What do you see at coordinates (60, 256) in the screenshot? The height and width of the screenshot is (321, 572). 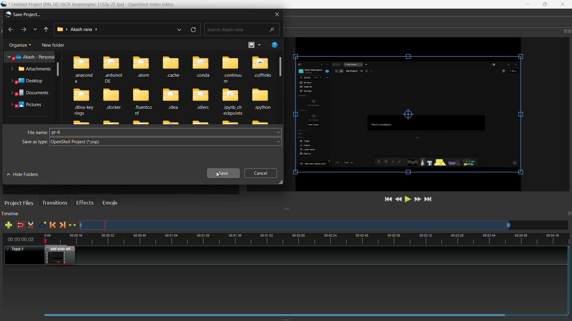 I see `video in timeline` at bounding box center [60, 256].